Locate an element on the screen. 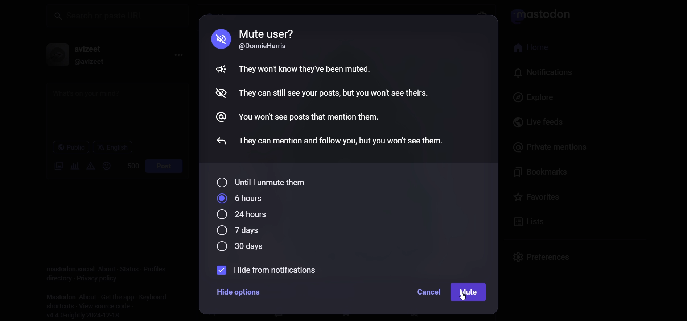  They can still see your posts, but you won't see theirs. is located at coordinates (334, 93).